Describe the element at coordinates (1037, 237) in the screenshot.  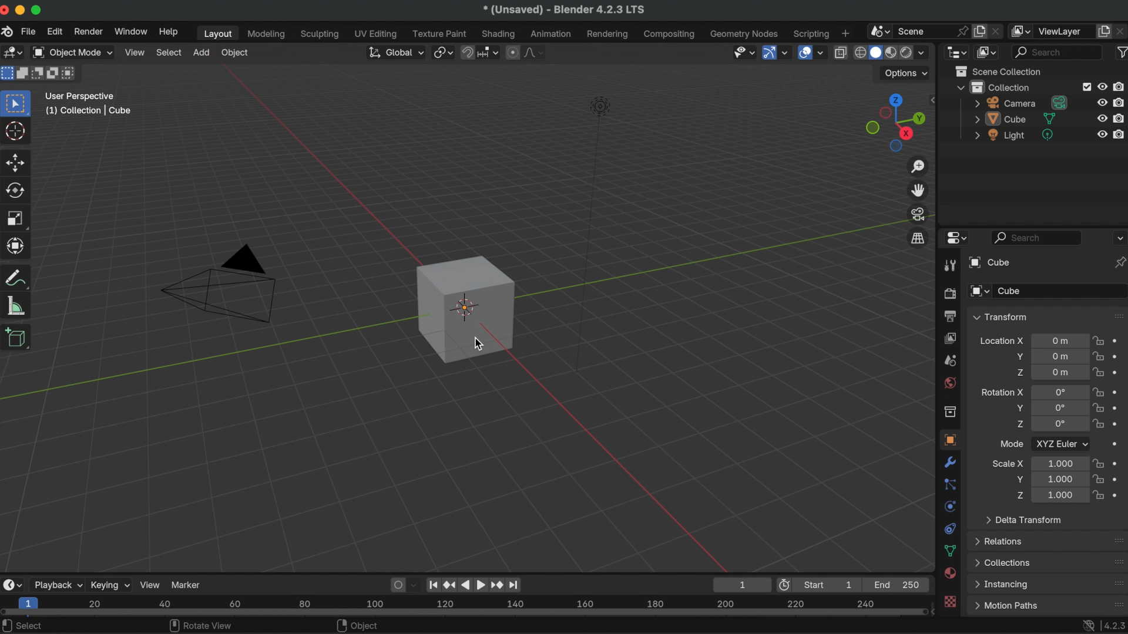
I see `search bar` at that location.